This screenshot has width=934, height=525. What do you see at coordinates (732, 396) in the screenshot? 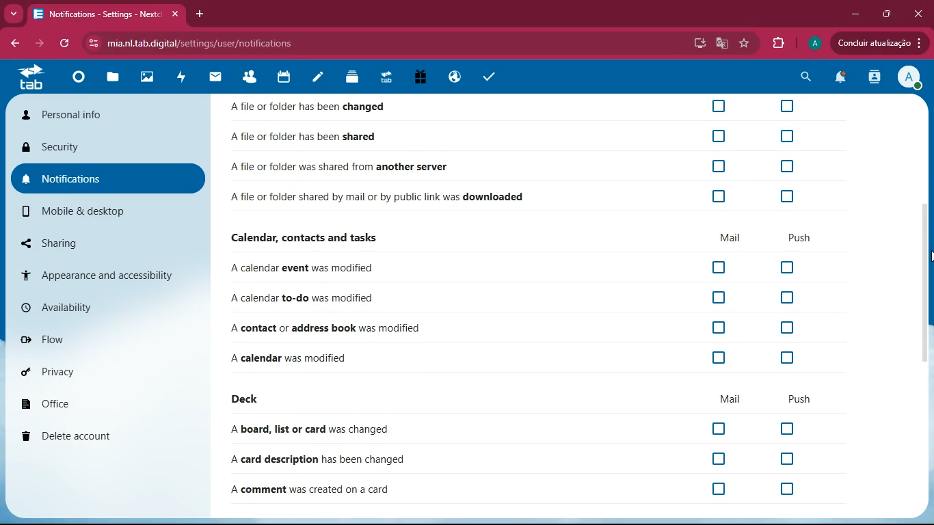
I see `mail` at bounding box center [732, 396].